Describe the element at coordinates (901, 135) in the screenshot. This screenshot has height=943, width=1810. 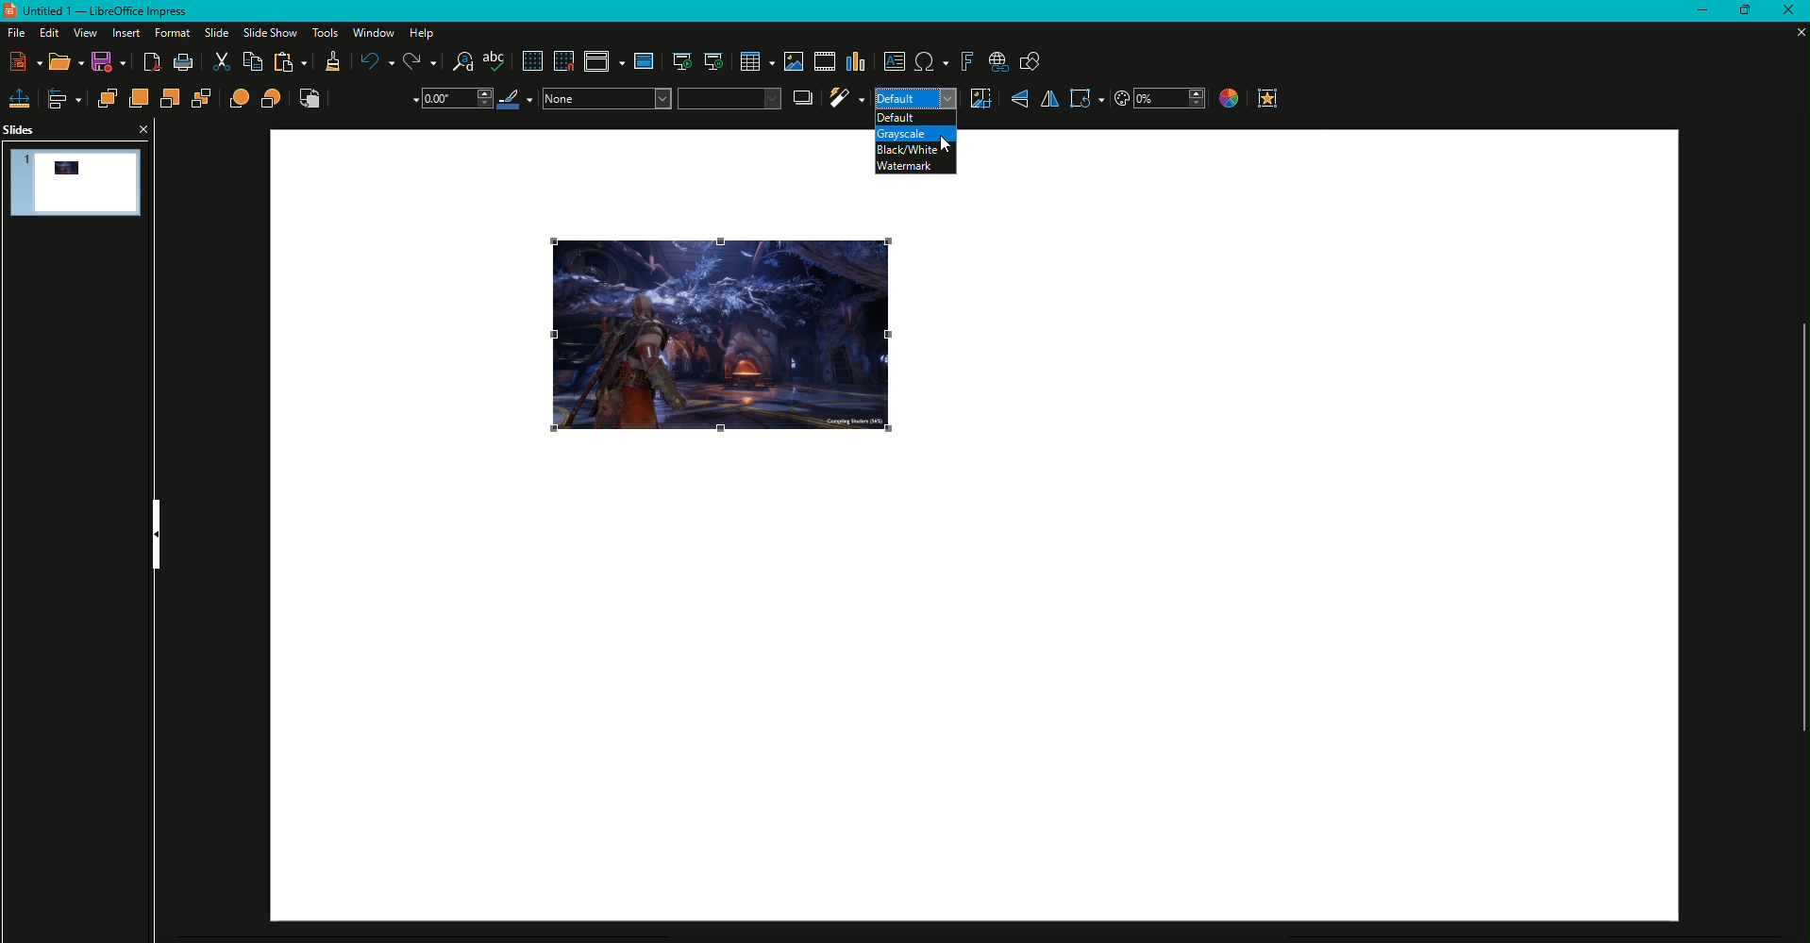
I see `Grayscale` at that location.